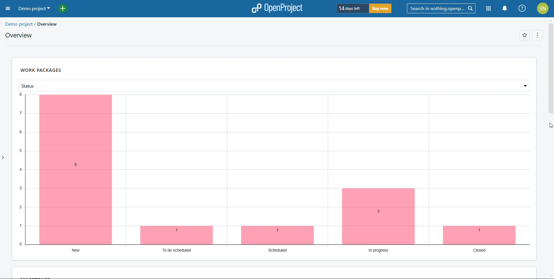  Describe the element at coordinates (34, 8) in the screenshot. I see `demo project selected` at that location.